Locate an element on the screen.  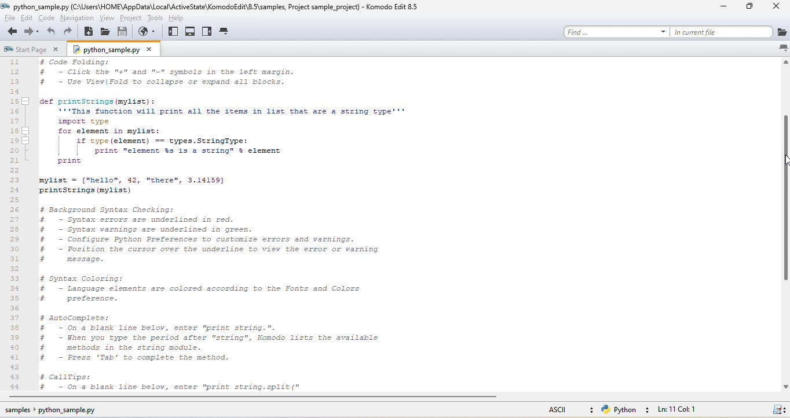
list all tabs is located at coordinates (782, 48).